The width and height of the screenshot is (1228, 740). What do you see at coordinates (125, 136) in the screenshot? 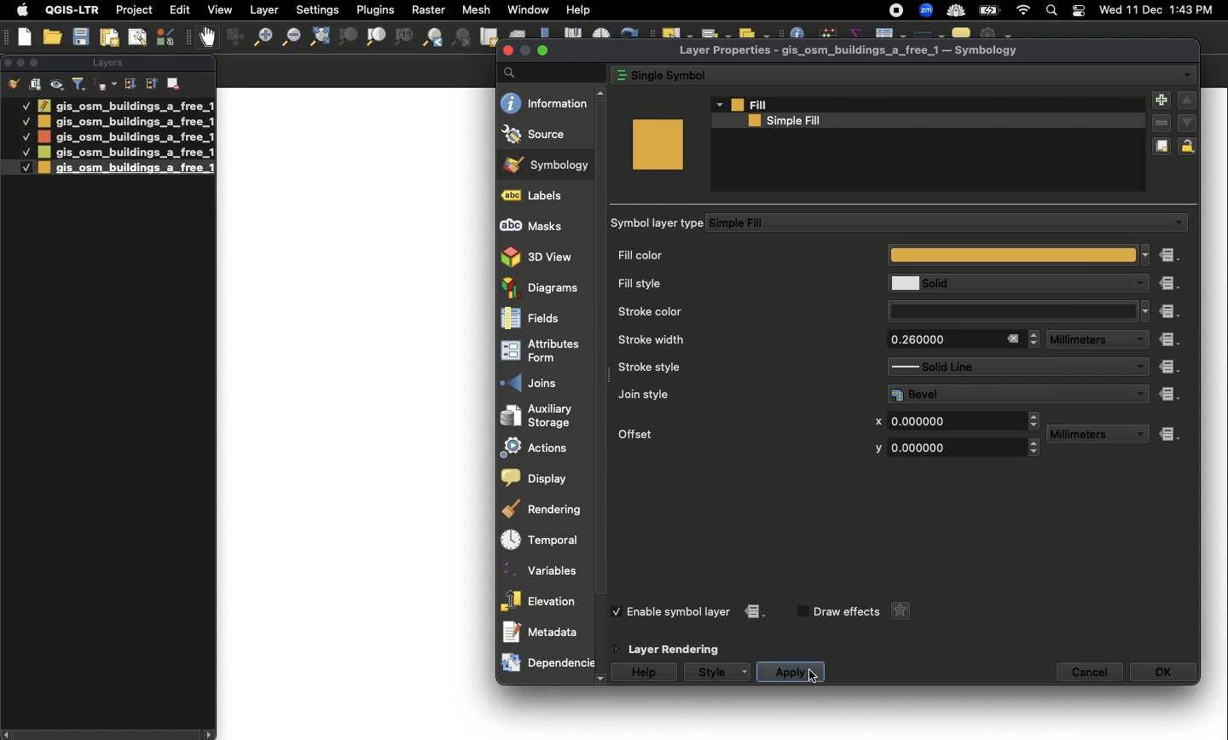
I see `gis_osm_buildings_a_free_1` at bounding box center [125, 136].